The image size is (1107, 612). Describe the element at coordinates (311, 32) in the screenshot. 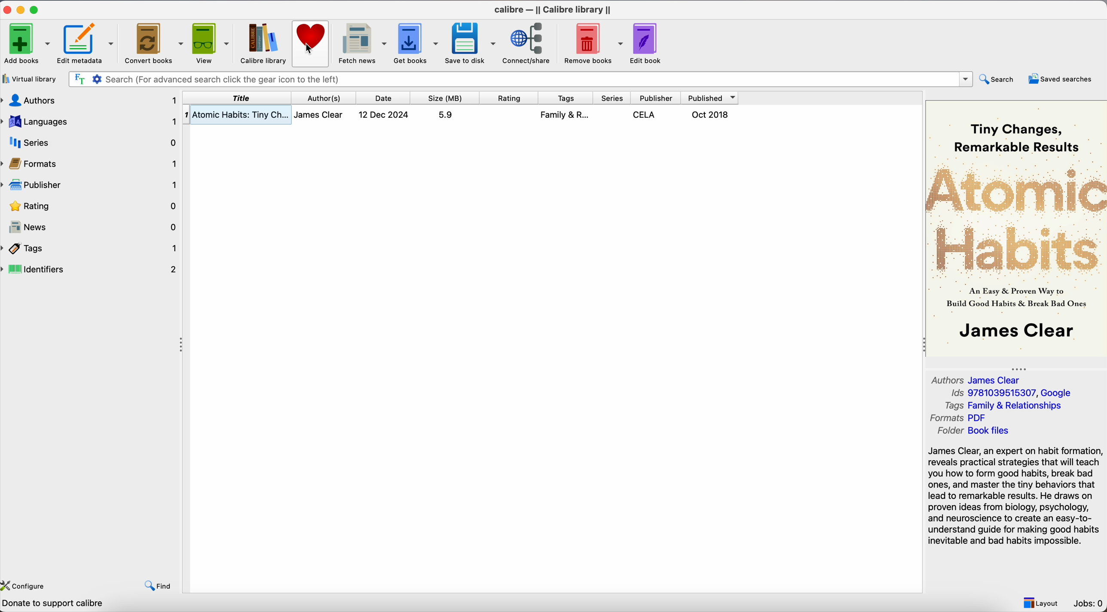

I see `Donate` at that location.